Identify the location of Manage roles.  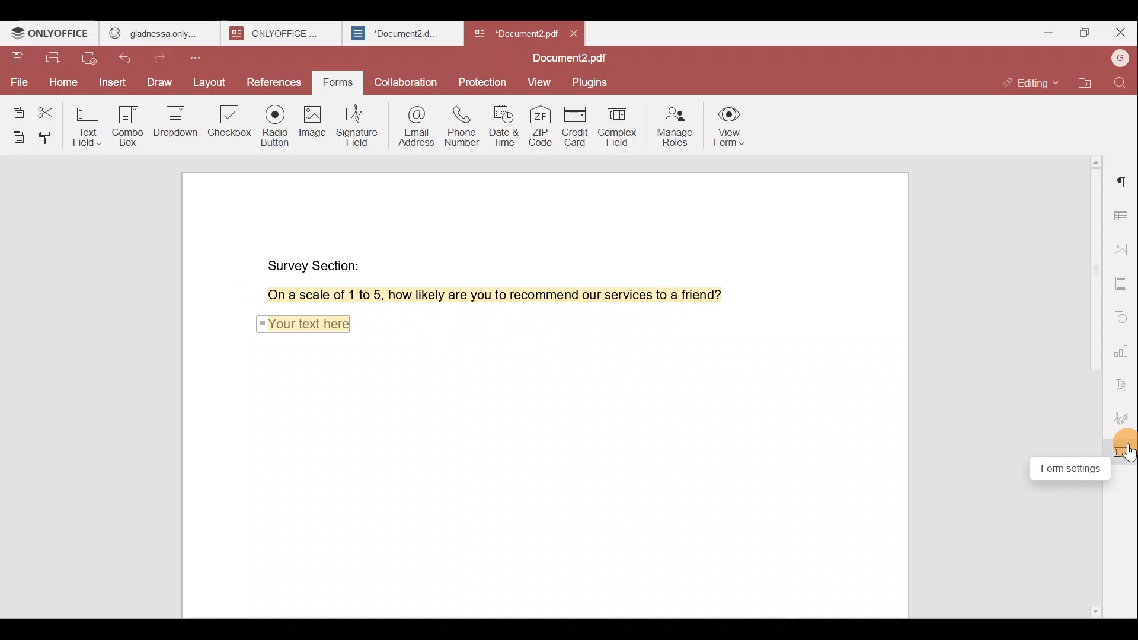
(674, 126).